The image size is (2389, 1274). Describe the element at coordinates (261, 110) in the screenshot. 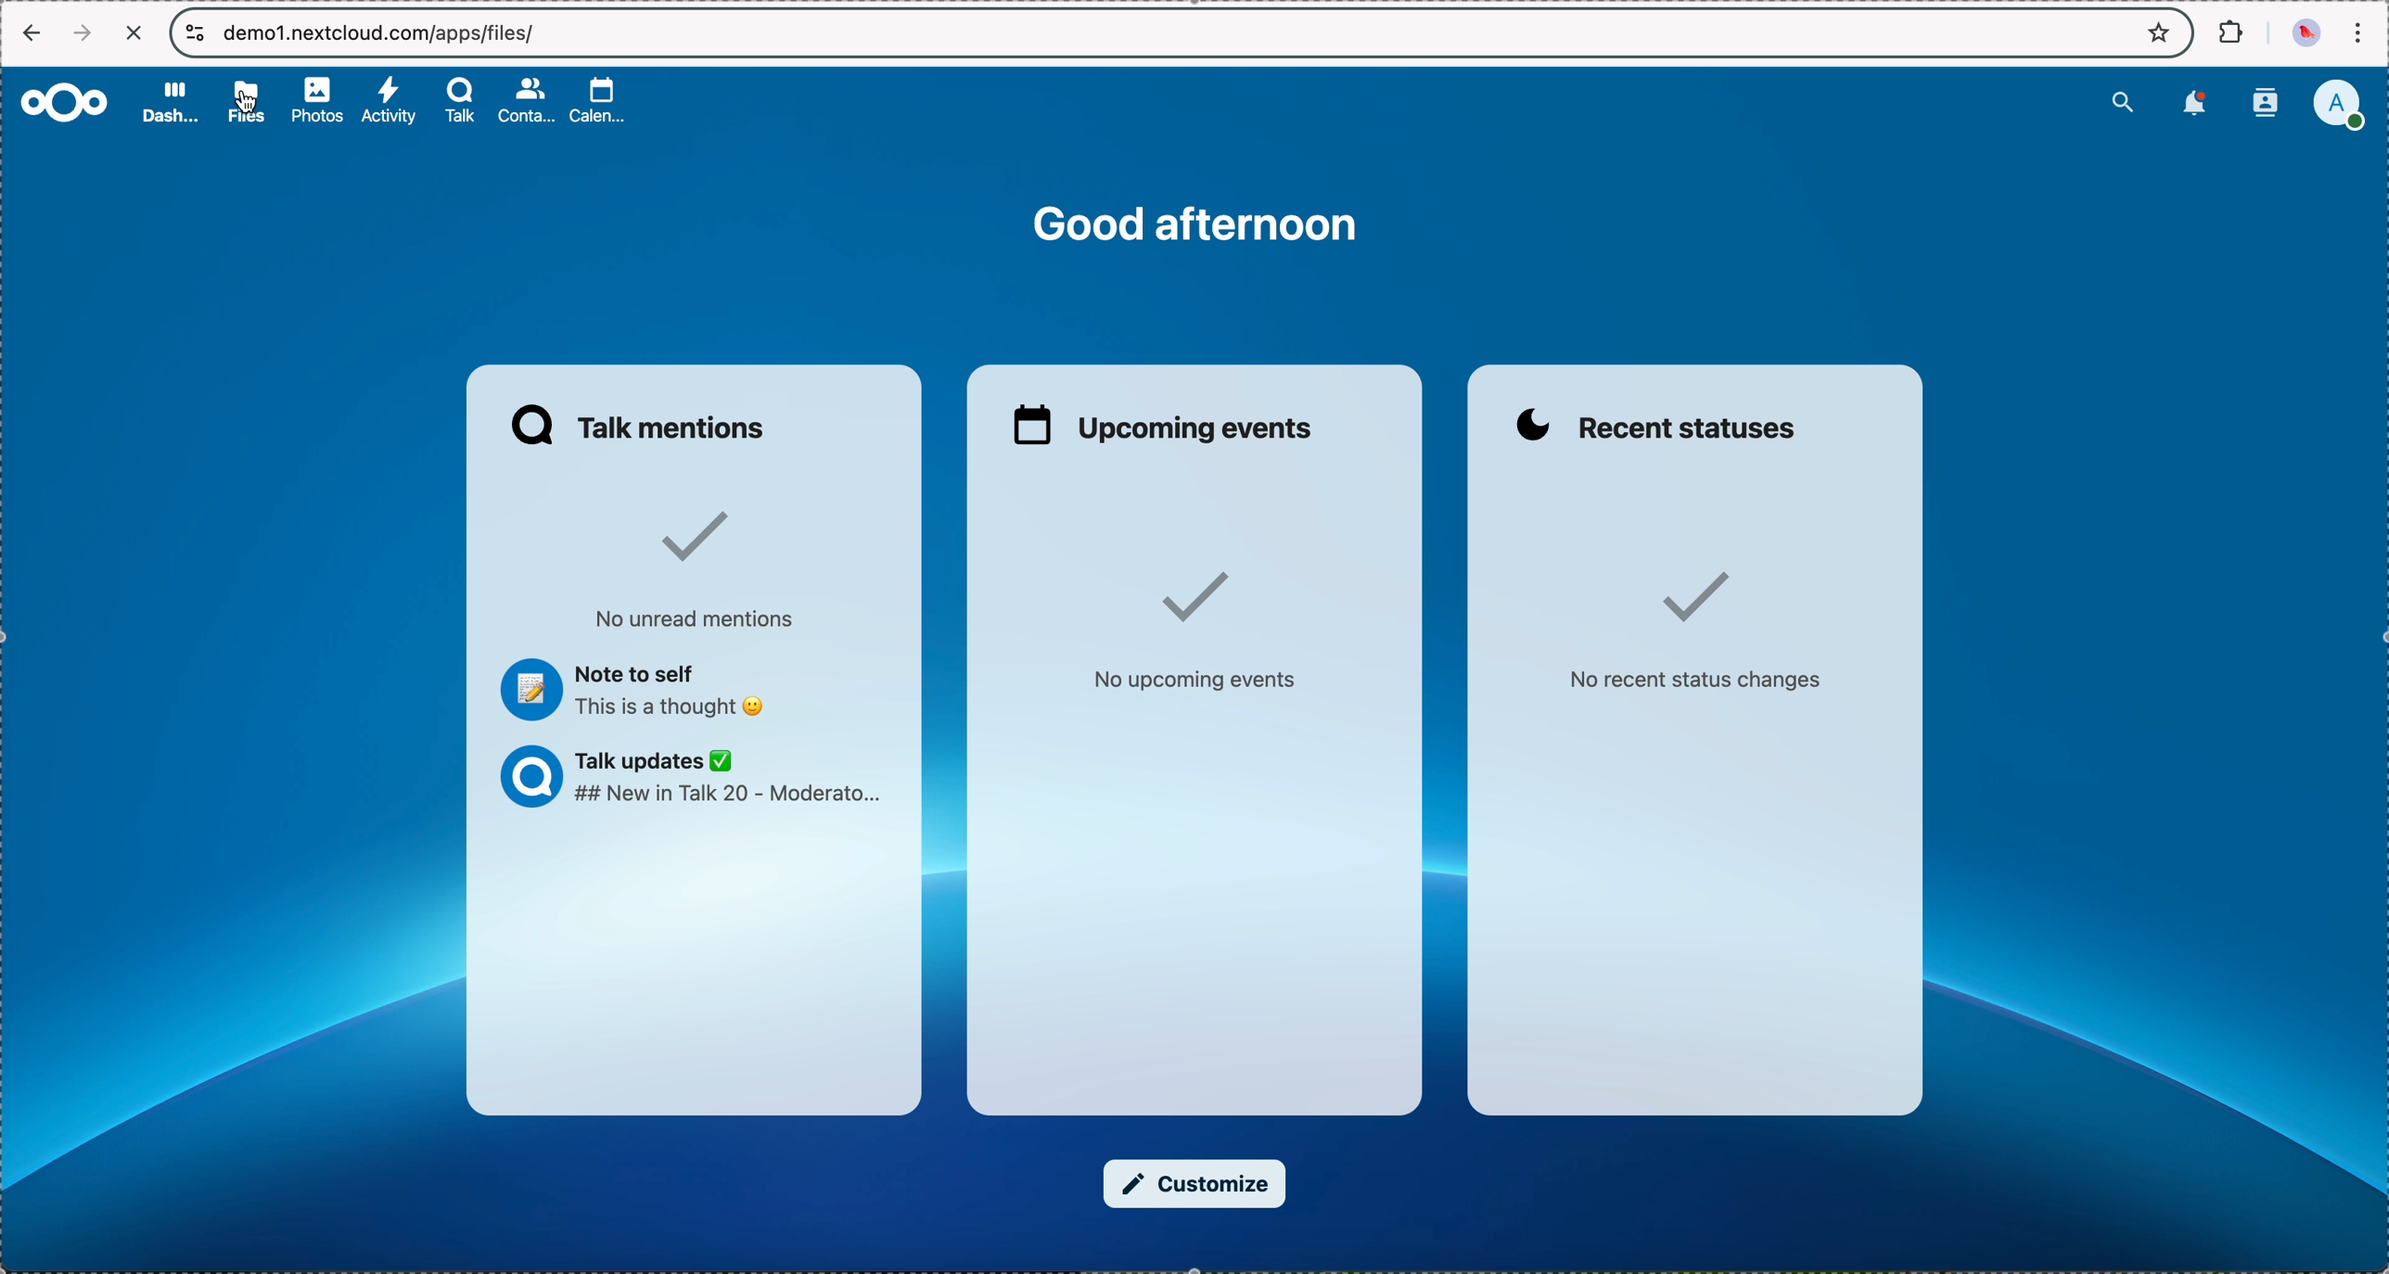

I see `cursor` at that location.